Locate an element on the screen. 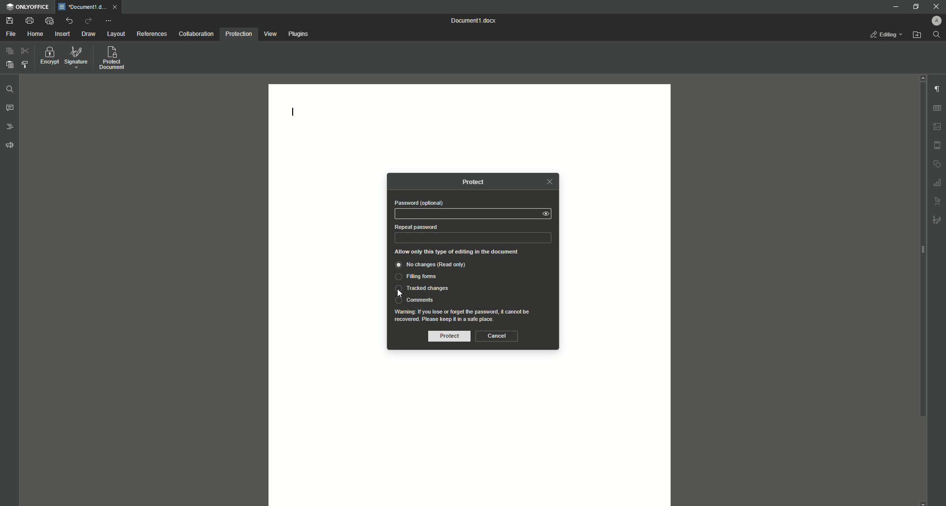 The height and width of the screenshot is (506, 946). Layout is located at coordinates (115, 34).